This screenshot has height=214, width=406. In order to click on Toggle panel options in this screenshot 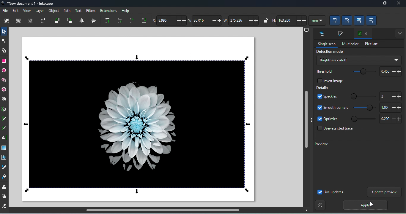, I will do `click(399, 33)`.